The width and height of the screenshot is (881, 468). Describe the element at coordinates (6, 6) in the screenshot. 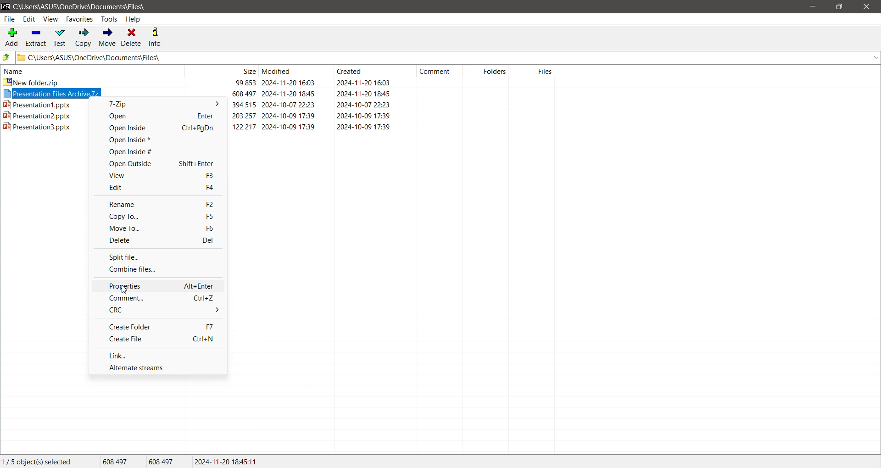

I see `Application Logo` at that location.